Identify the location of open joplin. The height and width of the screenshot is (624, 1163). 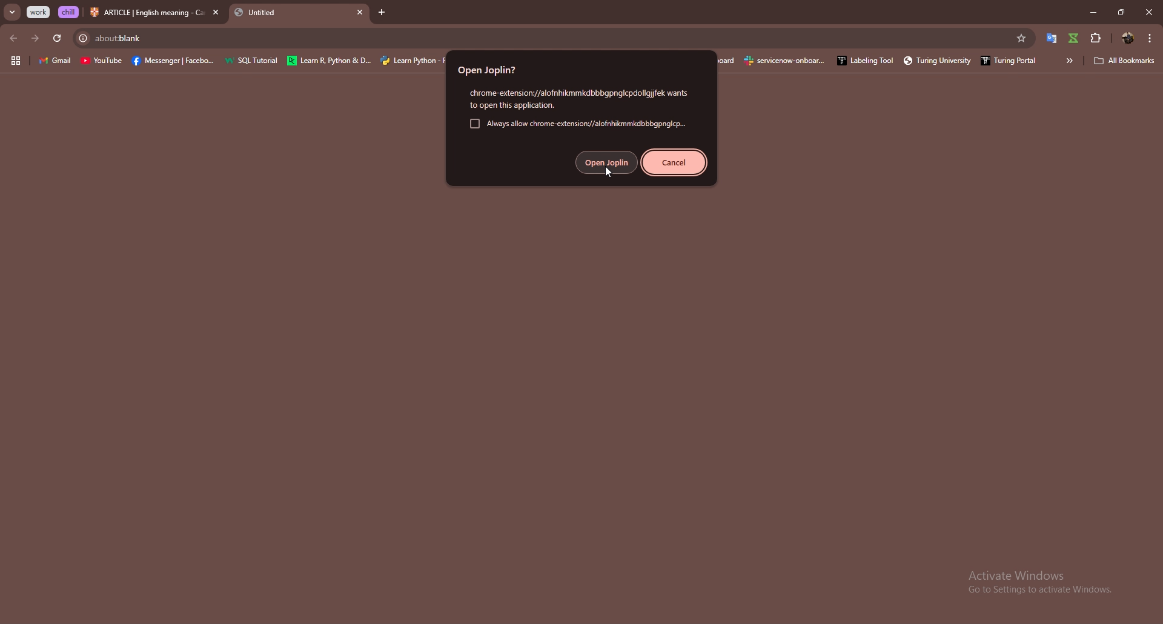
(607, 162).